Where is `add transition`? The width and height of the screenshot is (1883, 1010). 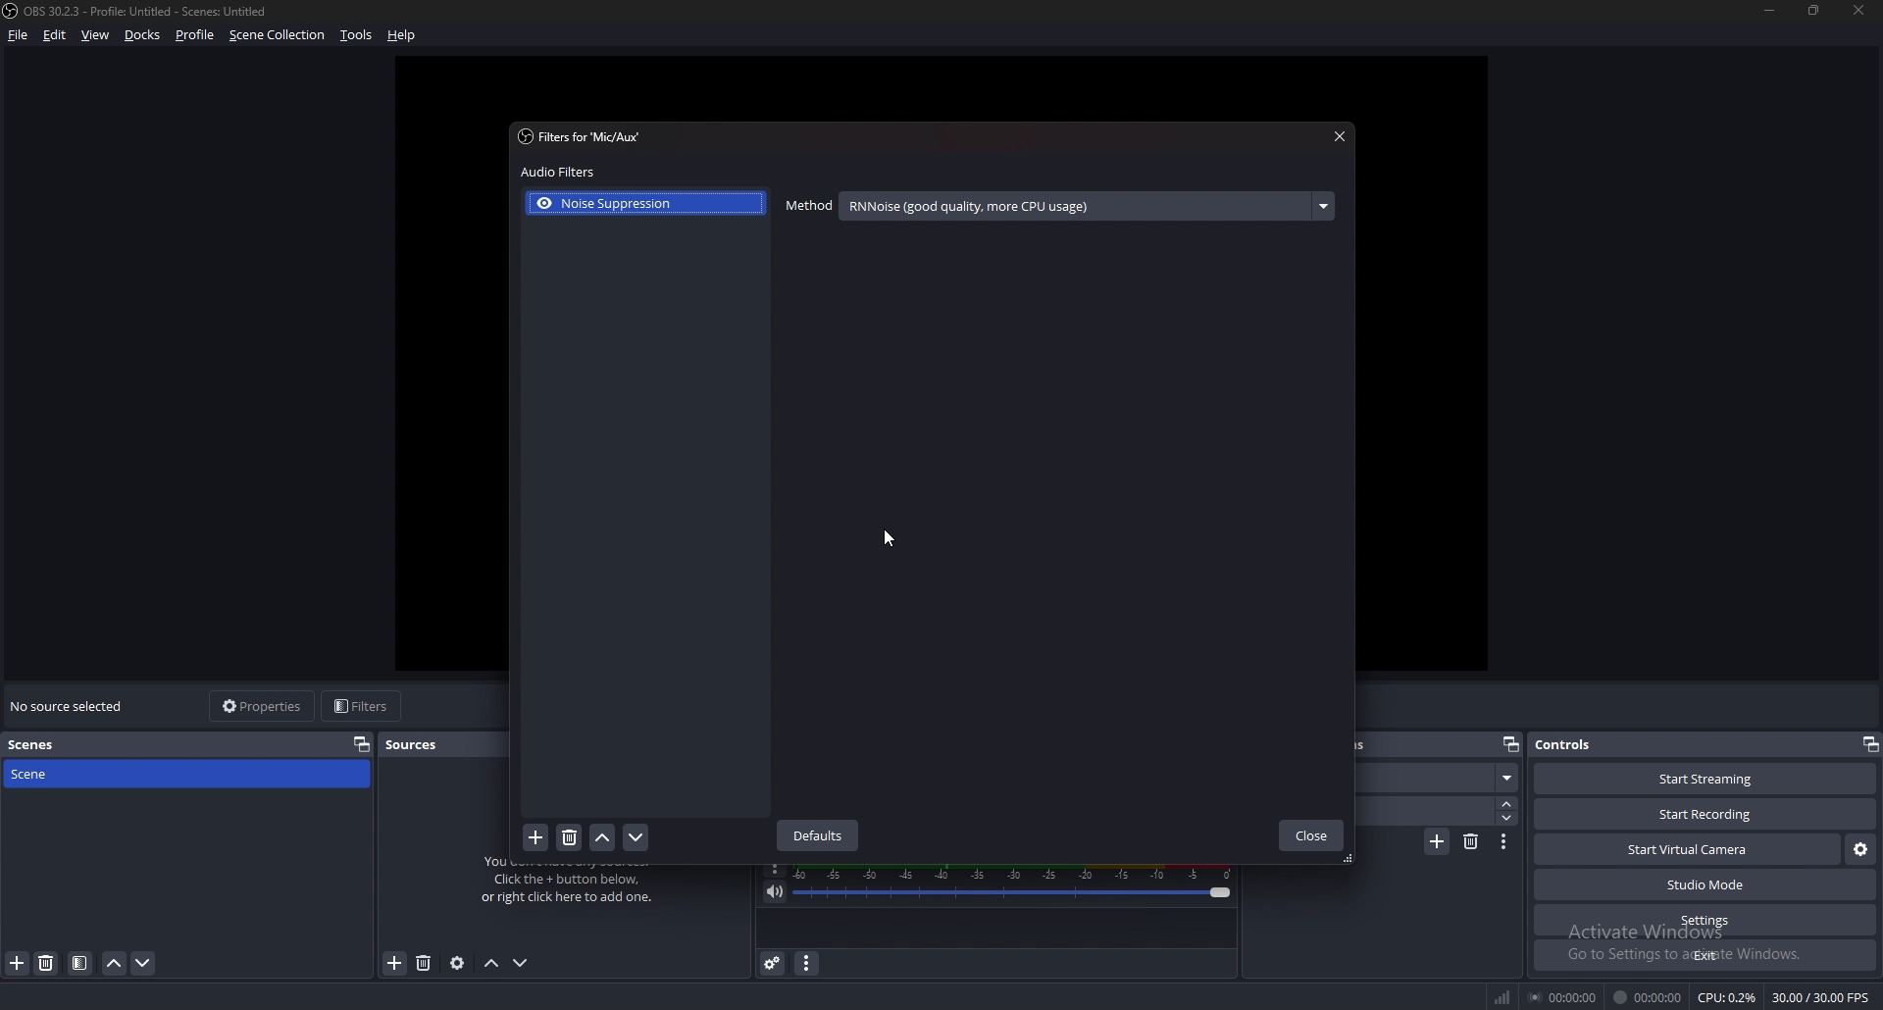
add transition is located at coordinates (1435, 843).